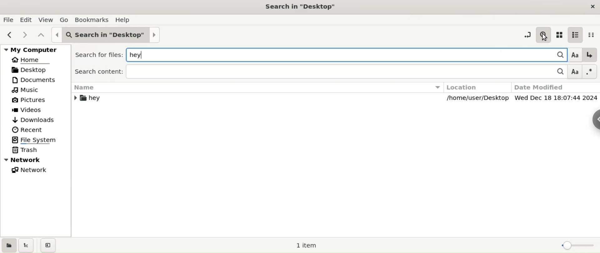 The image size is (600, 253). I want to click on search documents and folders, so click(545, 54).